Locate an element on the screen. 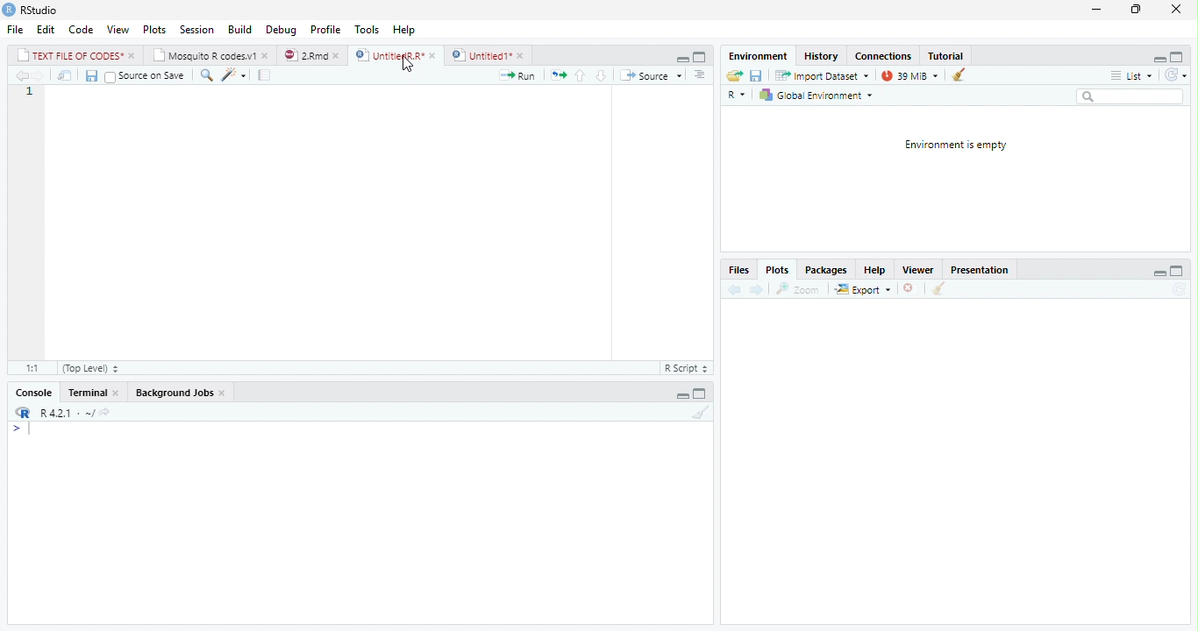 This screenshot has height=631, width=1198. R is located at coordinates (737, 93).